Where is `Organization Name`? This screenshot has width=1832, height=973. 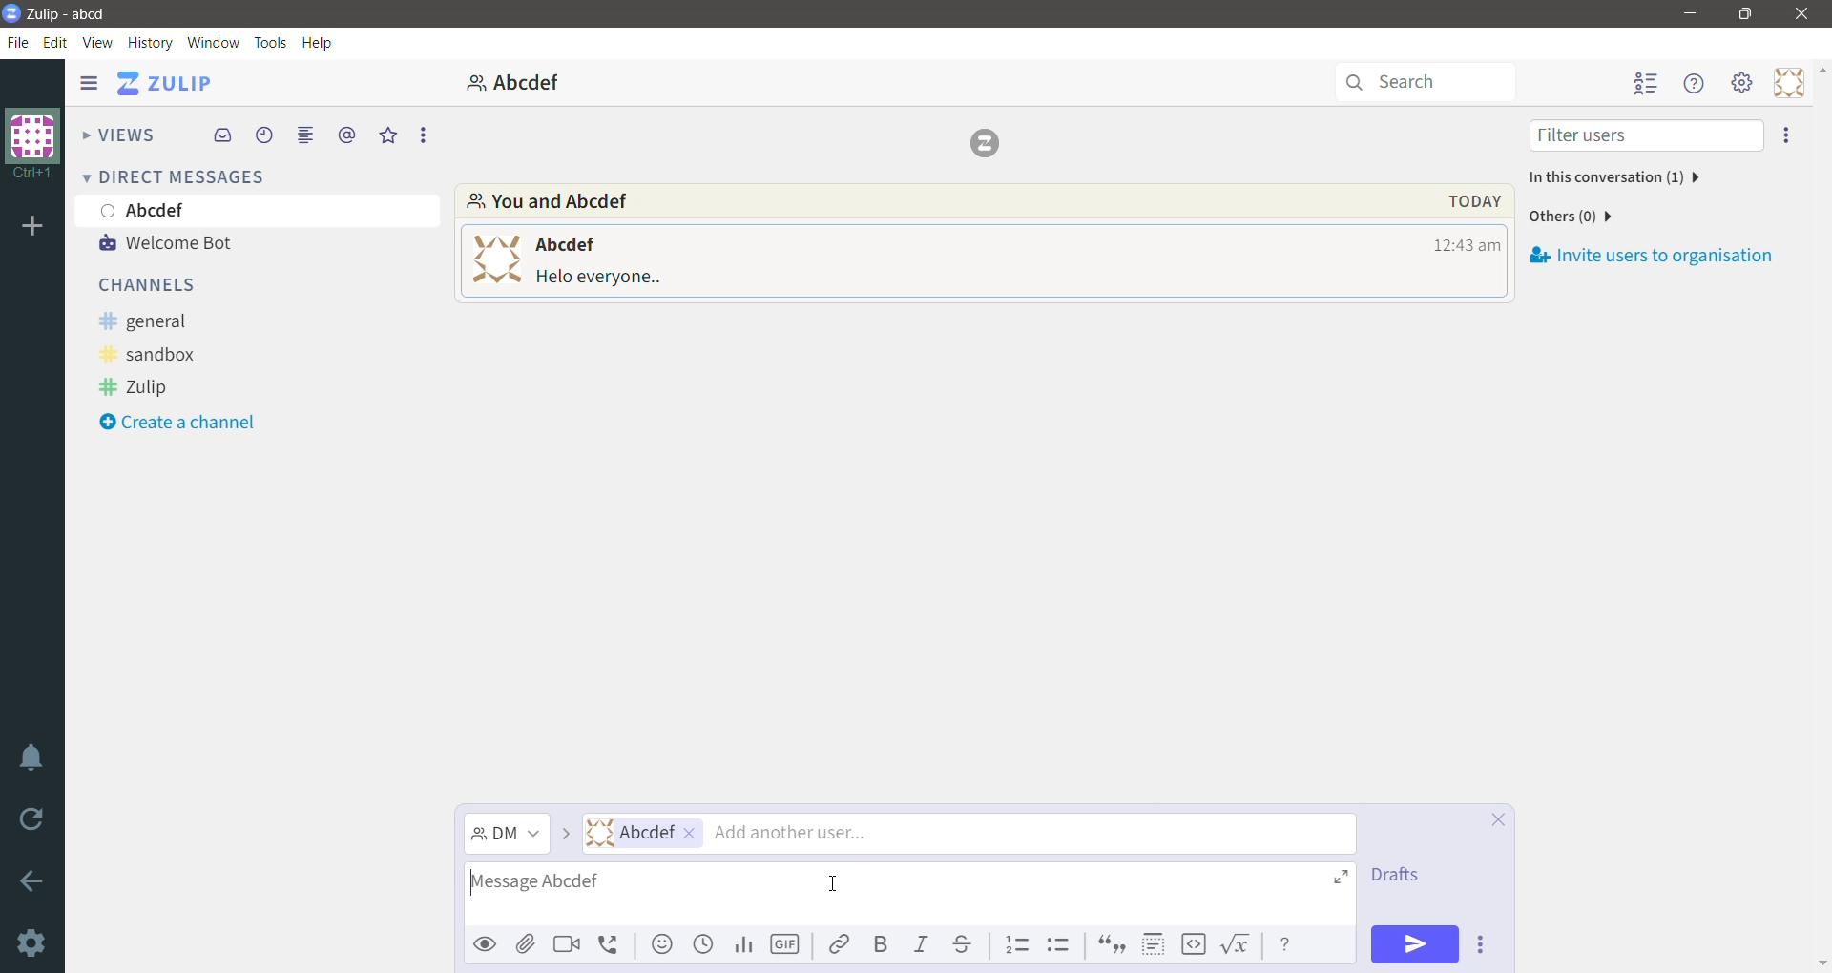
Organization Name is located at coordinates (33, 146).